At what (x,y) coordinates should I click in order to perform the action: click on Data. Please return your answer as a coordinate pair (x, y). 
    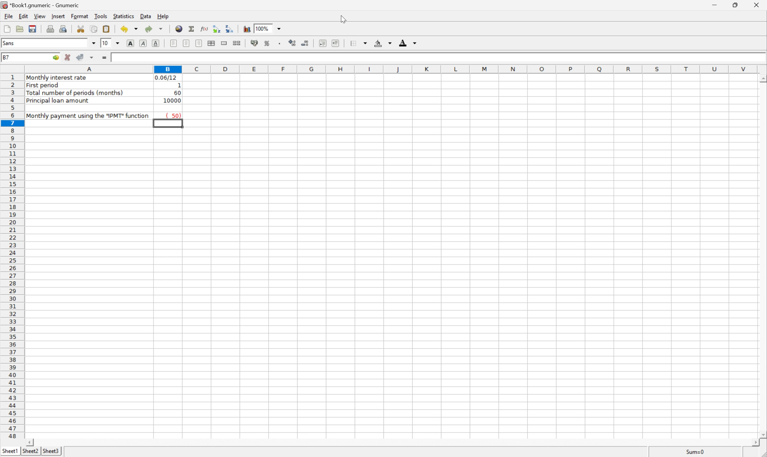
    Looking at the image, I should click on (146, 17).